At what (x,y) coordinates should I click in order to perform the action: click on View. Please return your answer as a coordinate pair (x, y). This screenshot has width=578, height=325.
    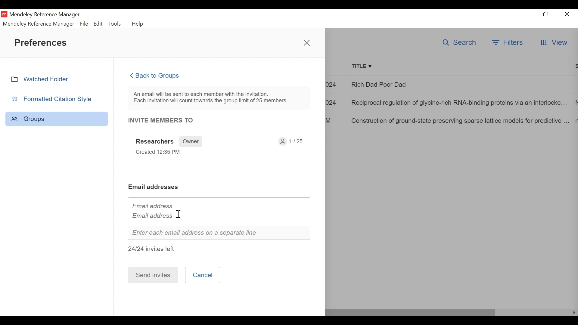
    Looking at the image, I should click on (554, 42).